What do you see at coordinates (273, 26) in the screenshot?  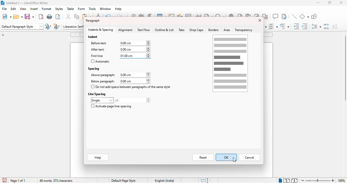 I see `toggle ordered list` at bounding box center [273, 26].